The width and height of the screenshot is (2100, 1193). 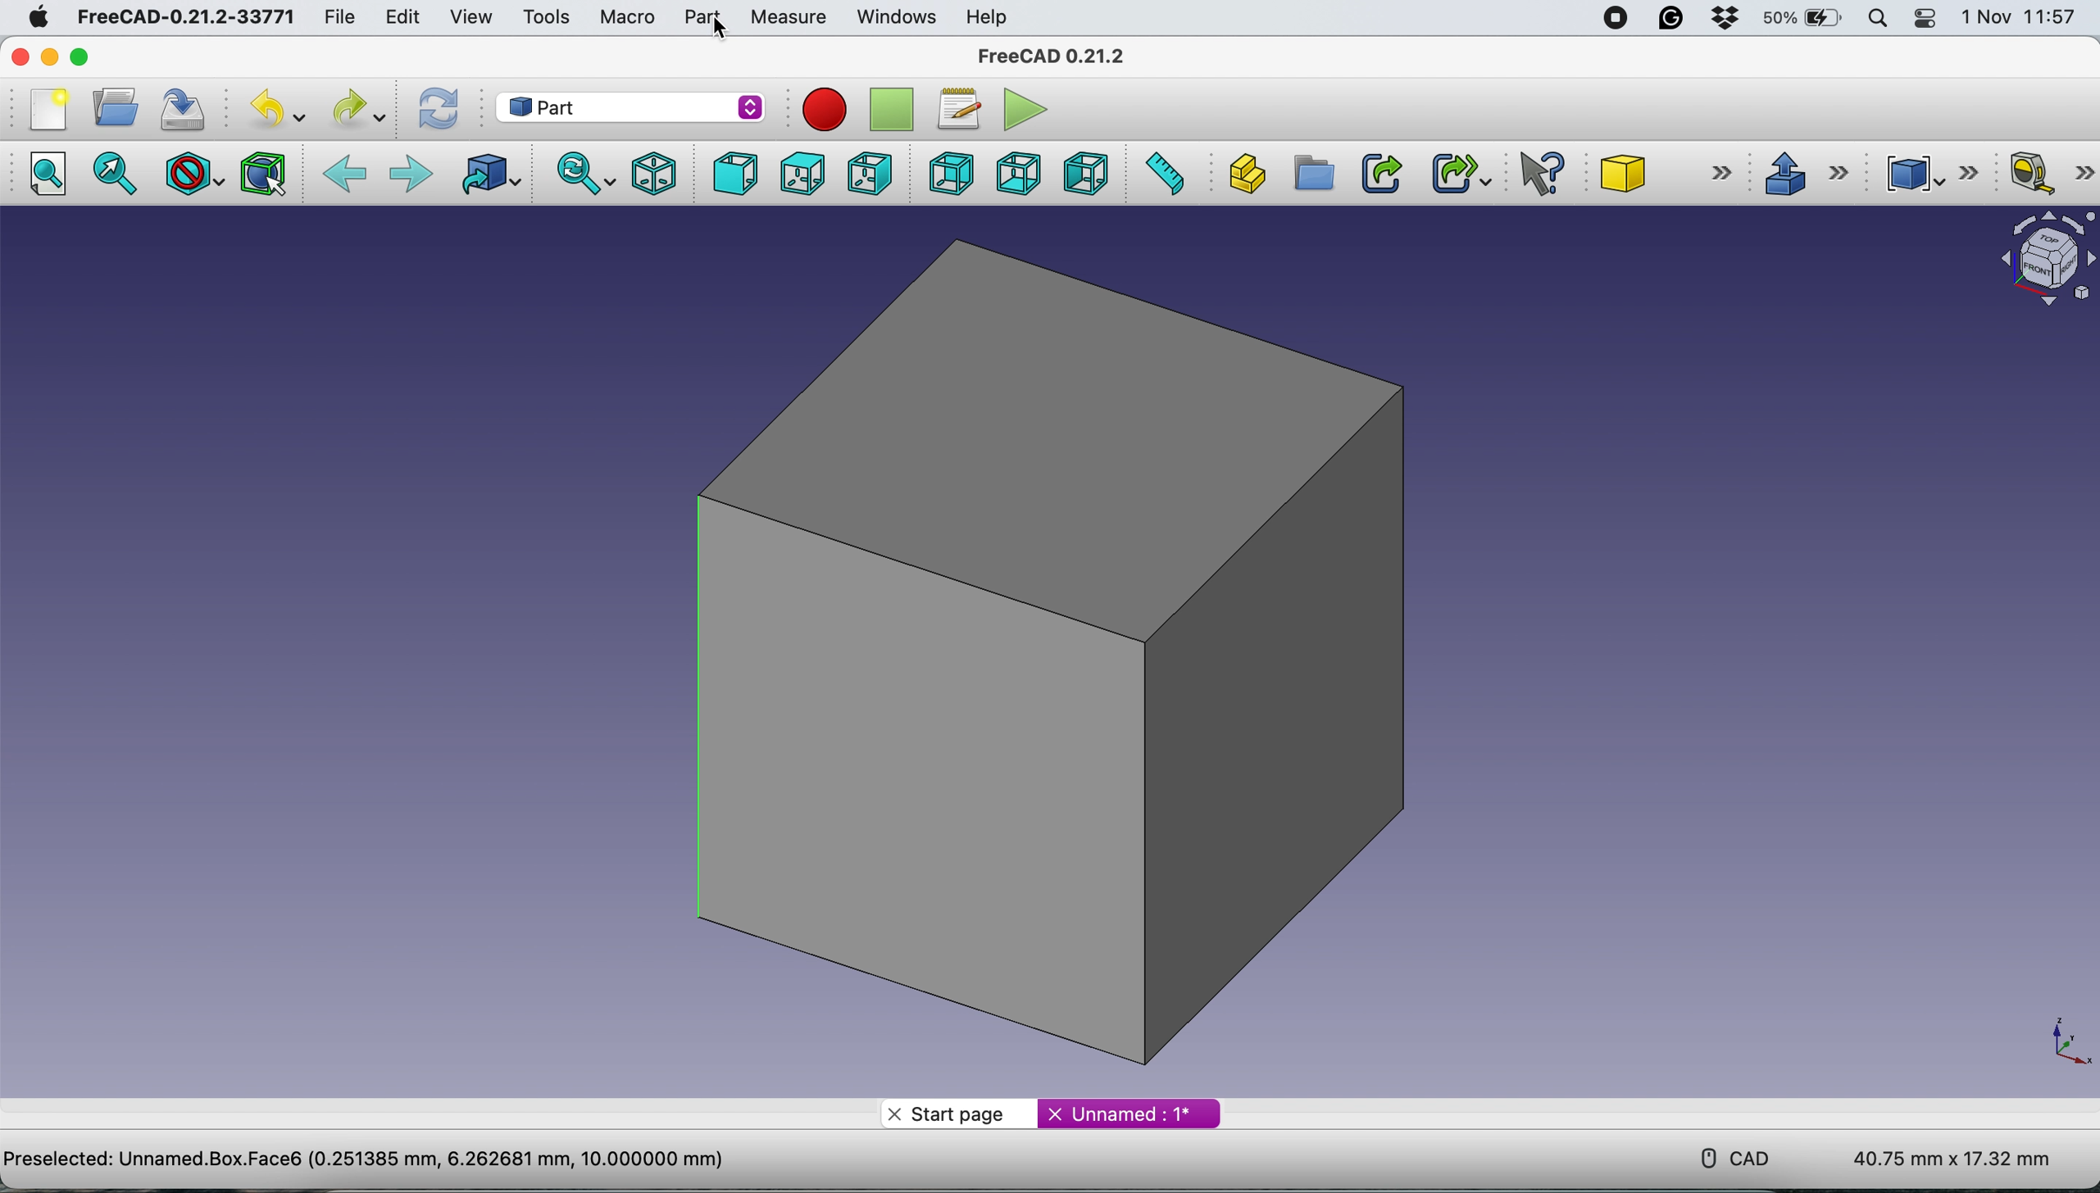 What do you see at coordinates (80, 56) in the screenshot?
I see `maximise` at bounding box center [80, 56].